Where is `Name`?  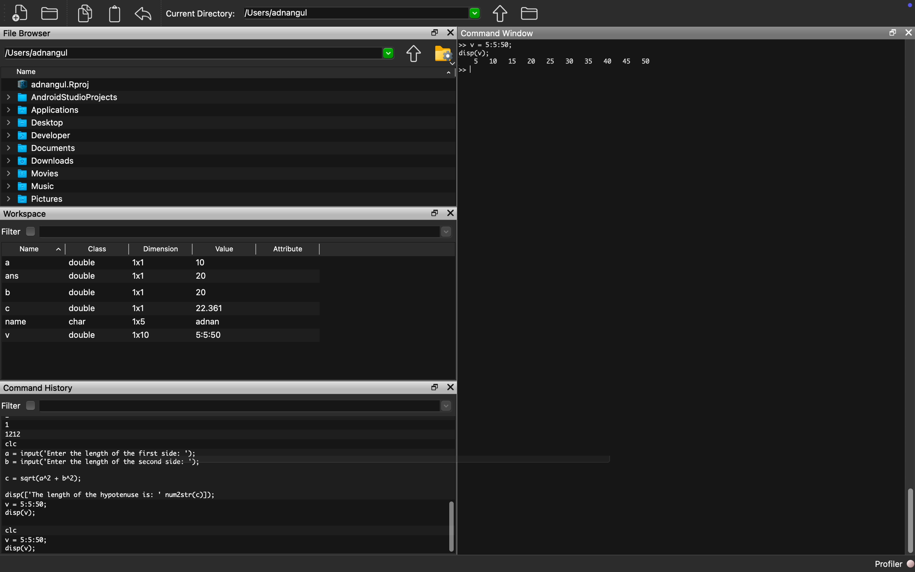 Name is located at coordinates (26, 71).